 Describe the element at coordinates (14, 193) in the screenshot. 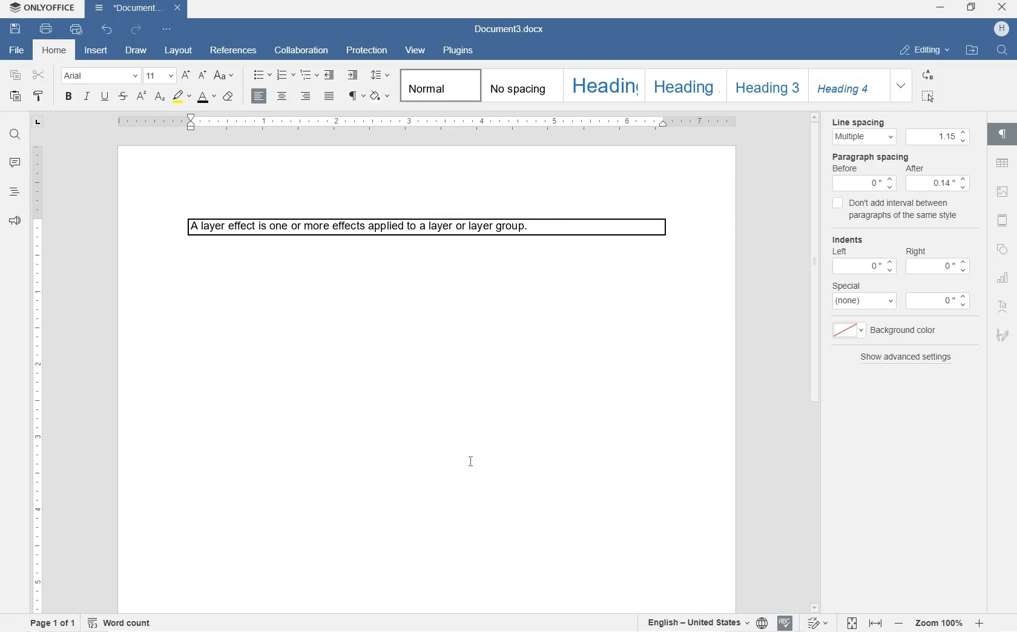

I see `HEADINGS` at that location.